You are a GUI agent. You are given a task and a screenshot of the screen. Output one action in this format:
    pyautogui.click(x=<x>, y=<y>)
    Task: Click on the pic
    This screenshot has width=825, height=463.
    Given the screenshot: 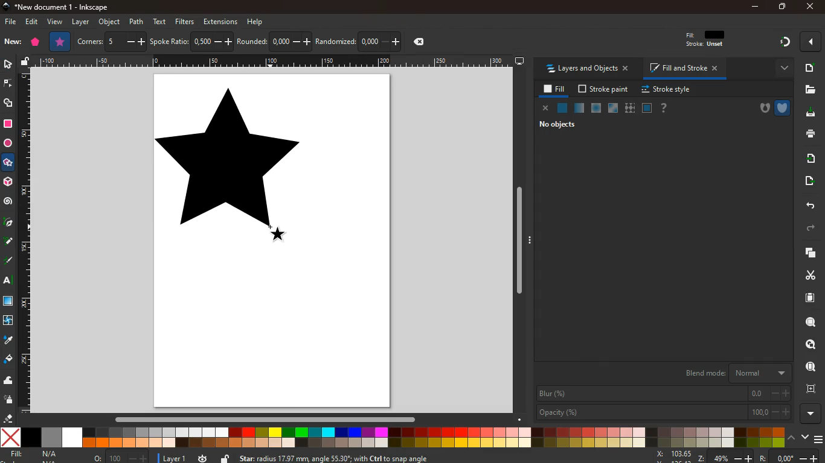 What is the action you would take?
    pyautogui.click(x=7, y=224)
    